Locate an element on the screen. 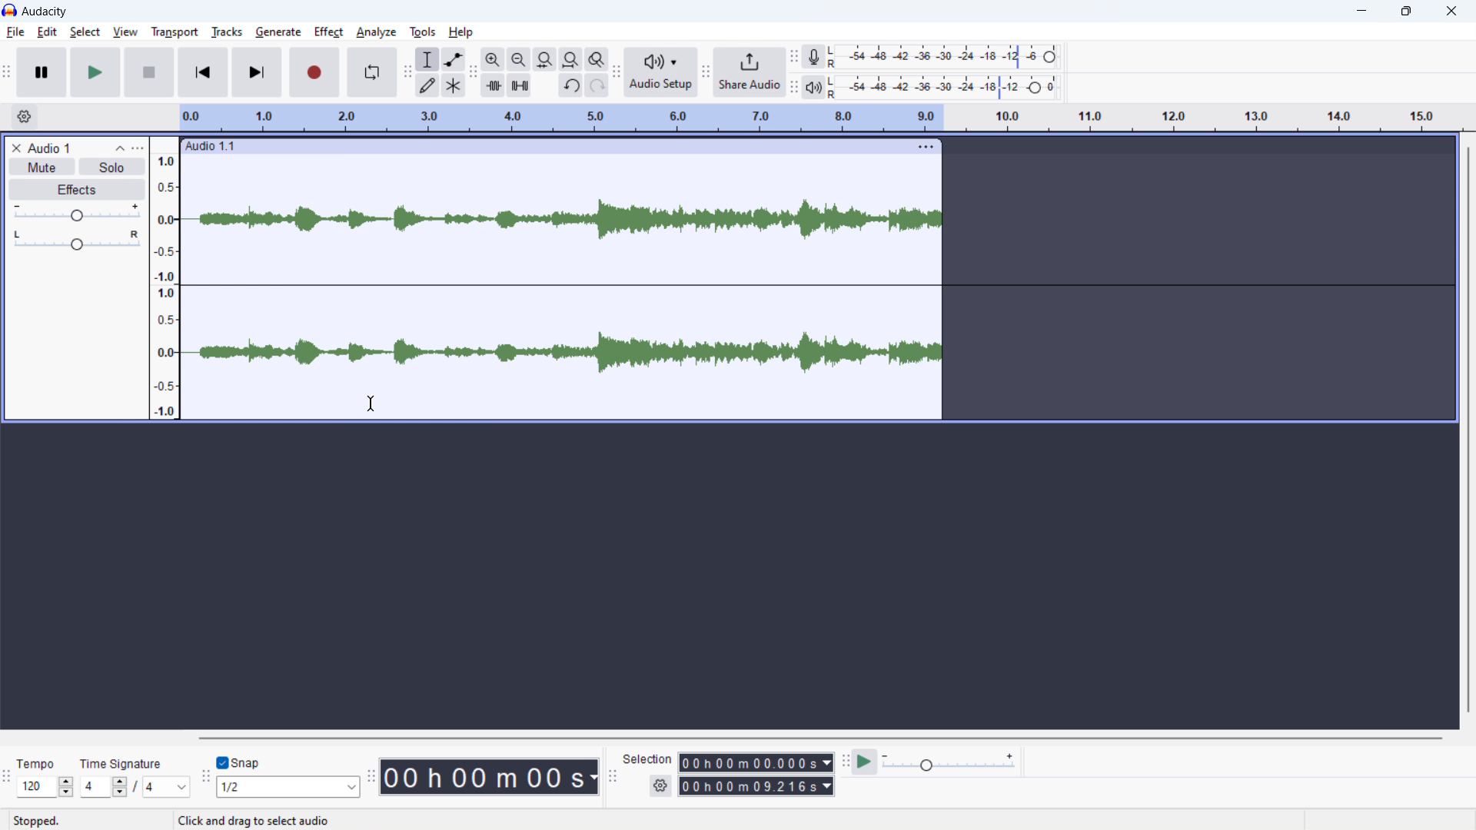 Image resolution: width=1476 pixels, height=830 pixels. transport toolbar is located at coordinates (7, 74).